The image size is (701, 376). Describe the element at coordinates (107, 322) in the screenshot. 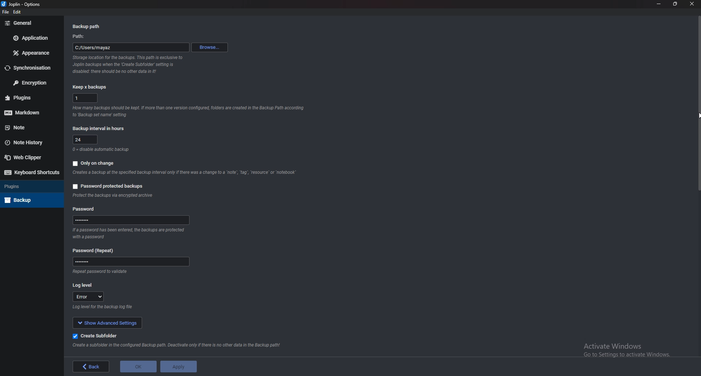

I see `show advanced settings` at that location.